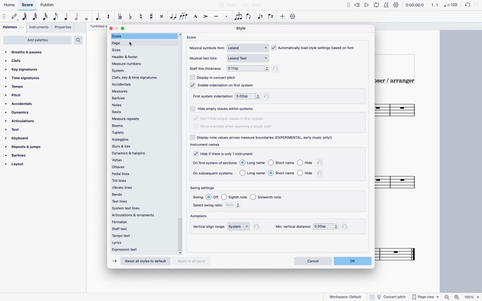 The width and height of the screenshot is (482, 301). Describe the element at coordinates (142, 174) in the screenshot. I see `pedal lines` at that location.